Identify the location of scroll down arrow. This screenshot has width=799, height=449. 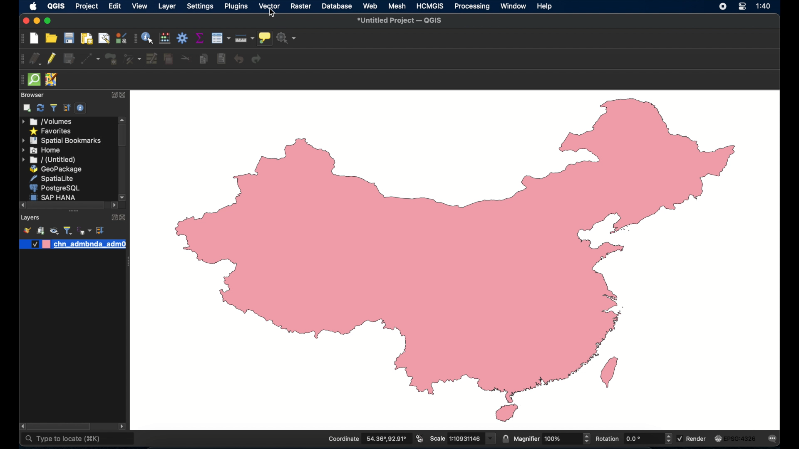
(123, 197).